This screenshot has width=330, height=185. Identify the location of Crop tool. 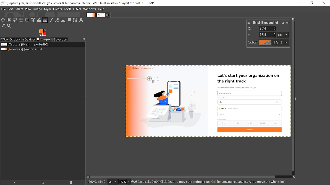
(27, 20).